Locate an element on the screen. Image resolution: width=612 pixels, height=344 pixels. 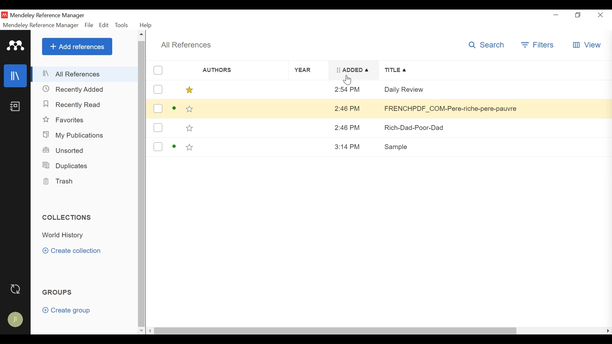
Toggle Favorites is located at coordinates (189, 147).